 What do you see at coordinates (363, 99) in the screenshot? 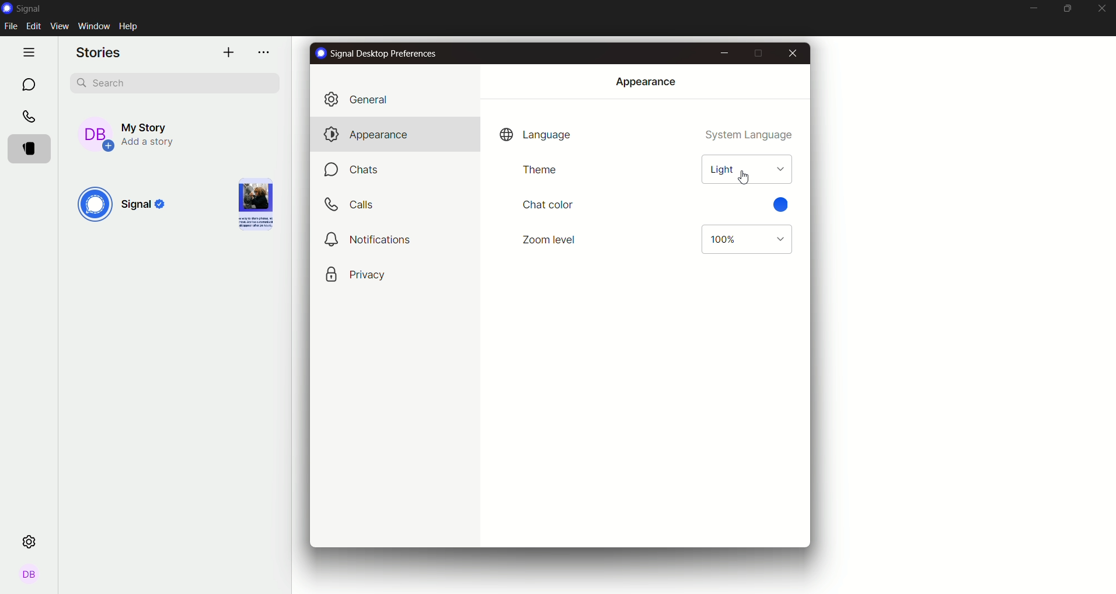
I see `general` at bounding box center [363, 99].